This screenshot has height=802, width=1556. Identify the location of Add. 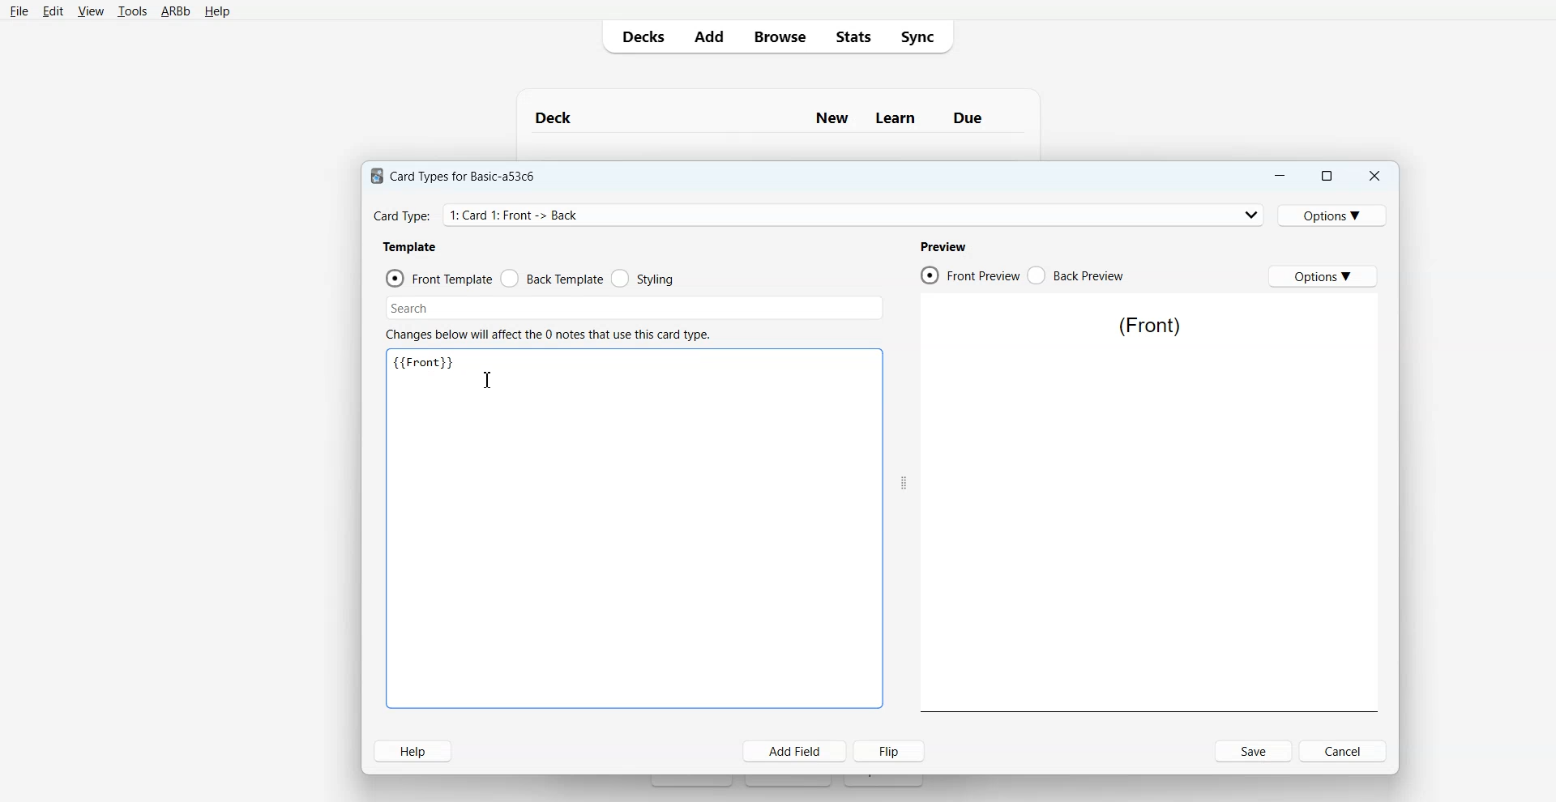
(708, 36).